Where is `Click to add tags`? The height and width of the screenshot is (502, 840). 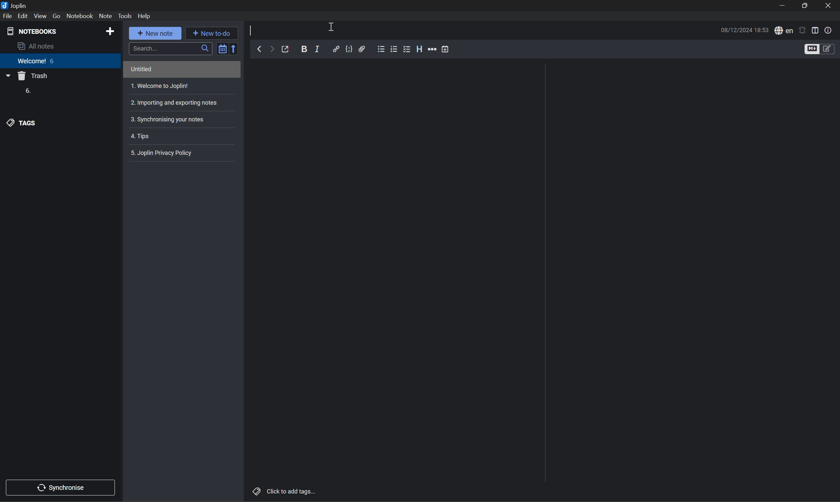 Click to add tags is located at coordinates (285, 491).